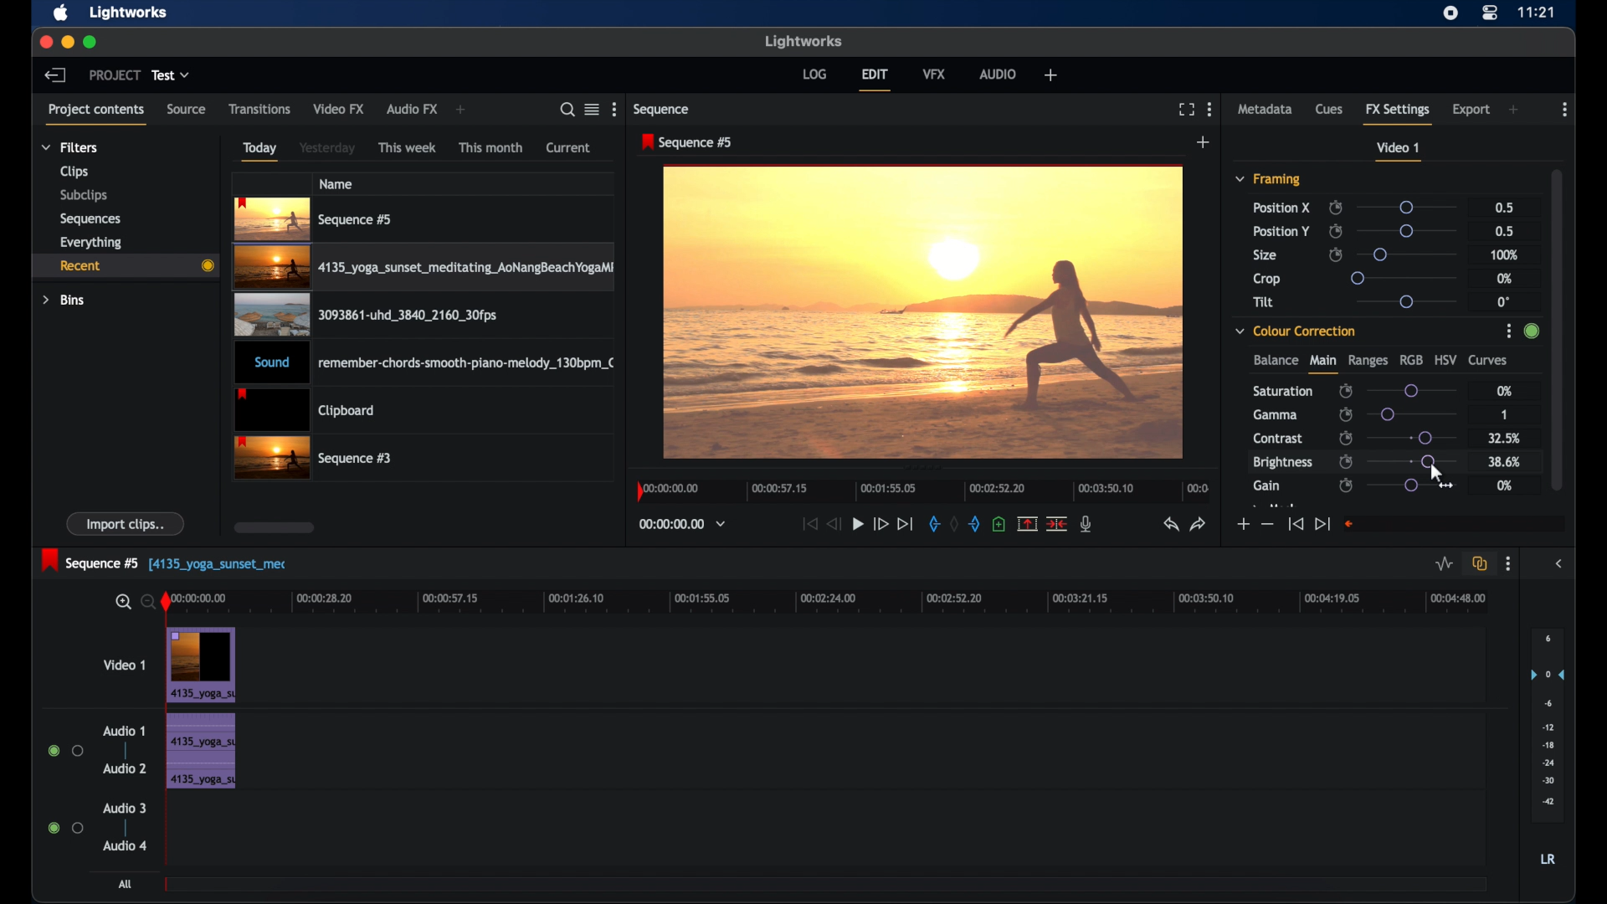 The height and width of the screenshot is (904, 1607). What do you see at coordinates (562, 110) in the screenshot?
I see `search` at bounding box center [562, 110].